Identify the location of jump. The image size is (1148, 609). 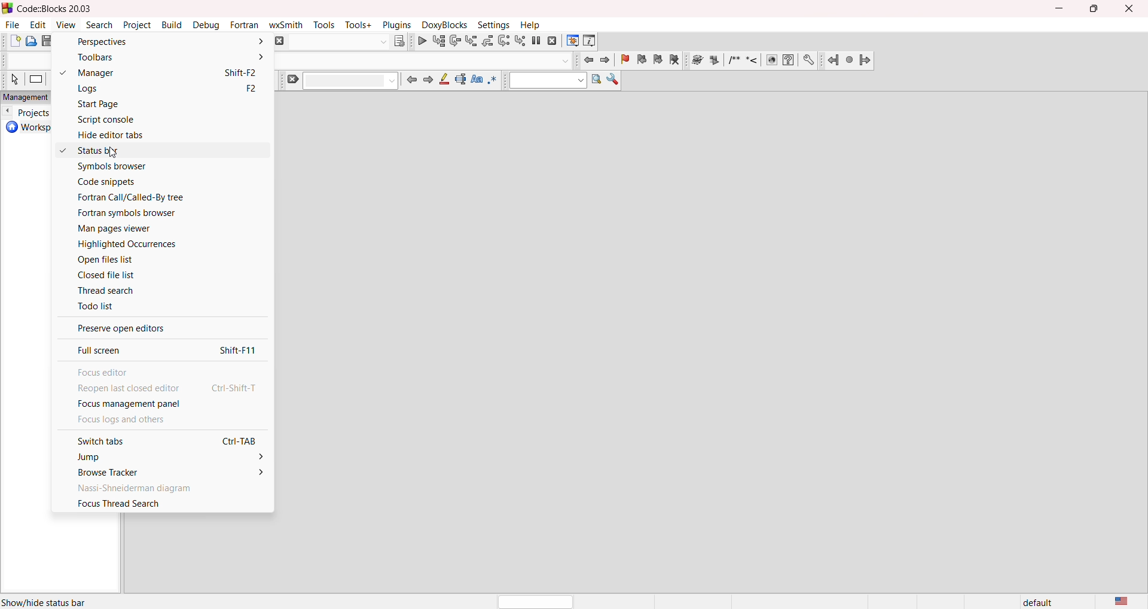
(158, 456).